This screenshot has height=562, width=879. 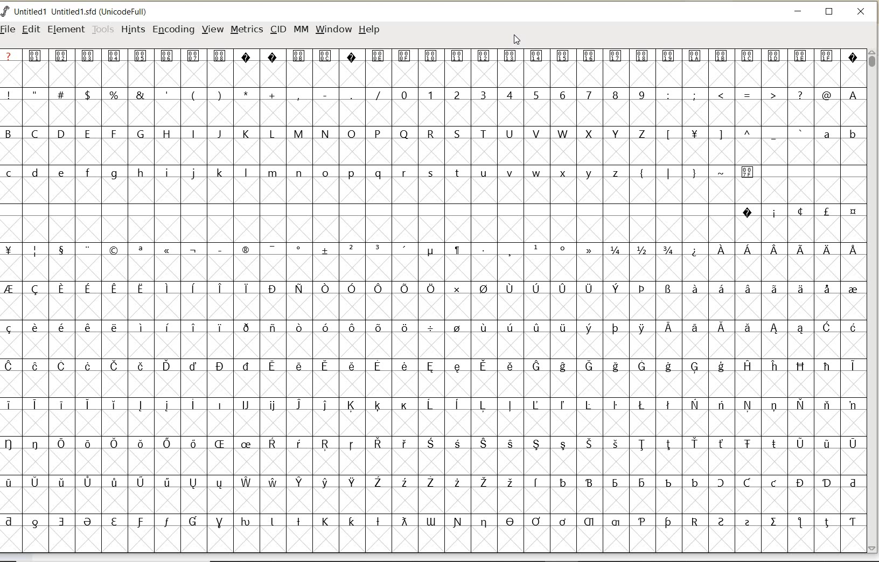 What do you see at coordinates (710, 177) in the screenshot?
I see `special characters` at bounding box center [710, 177].